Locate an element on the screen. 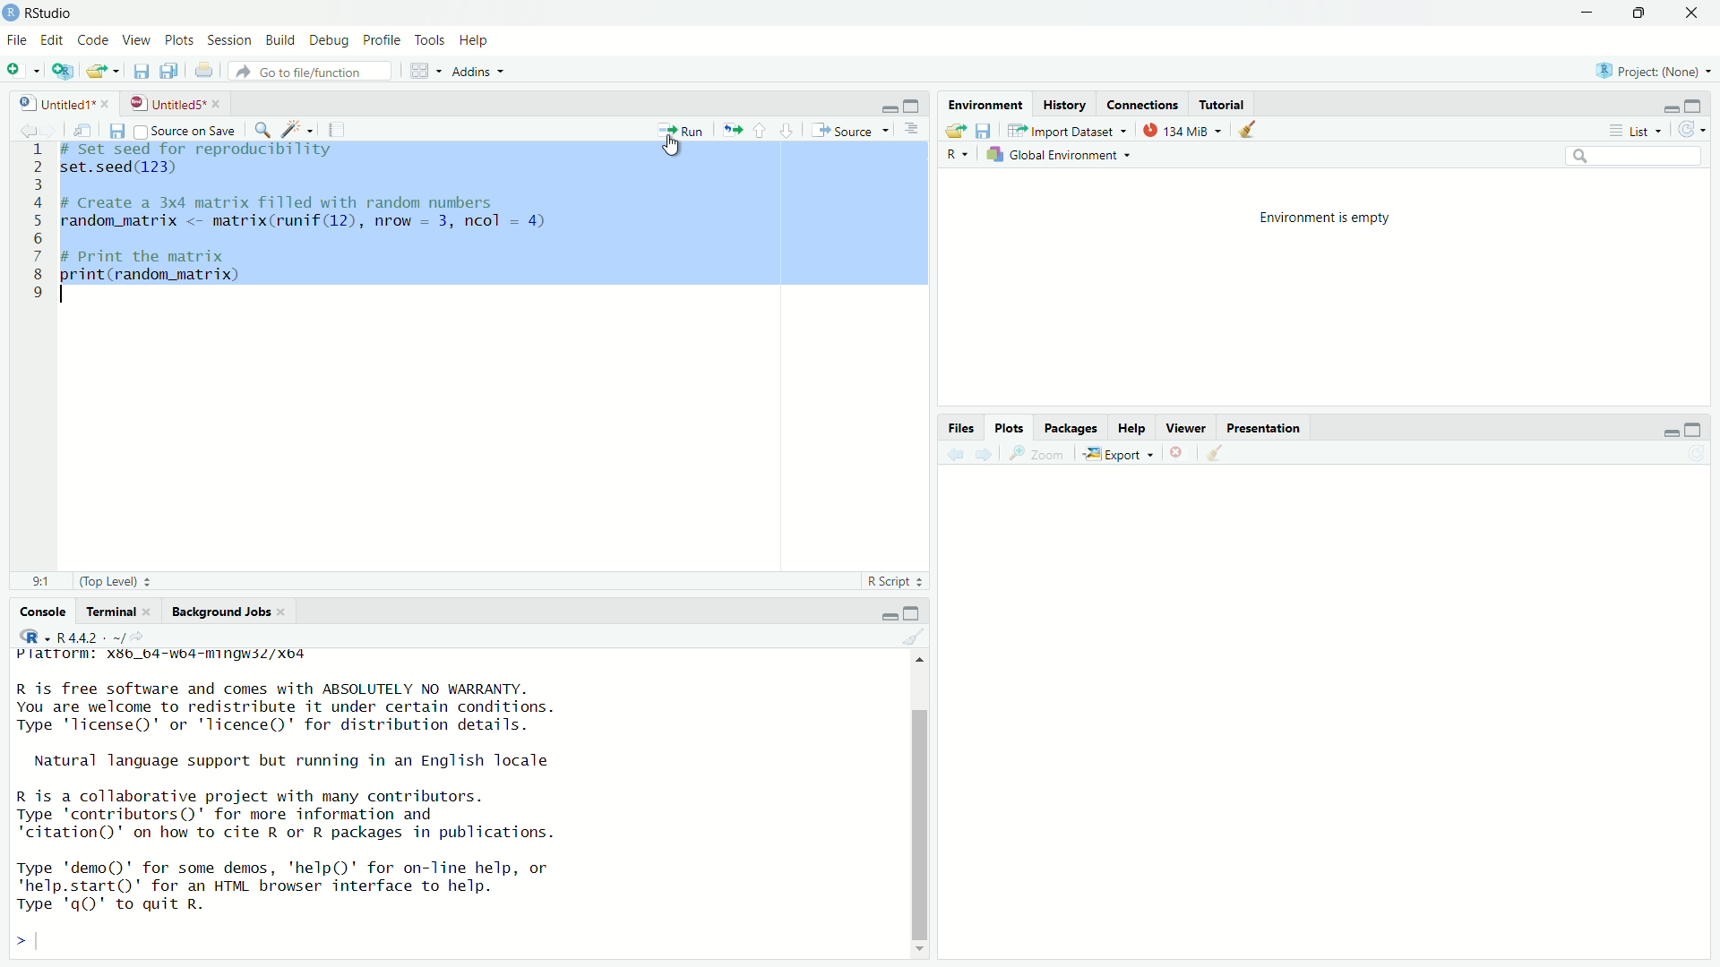 The image size is (1720, 967). Build is located at coordinates (279, 37).